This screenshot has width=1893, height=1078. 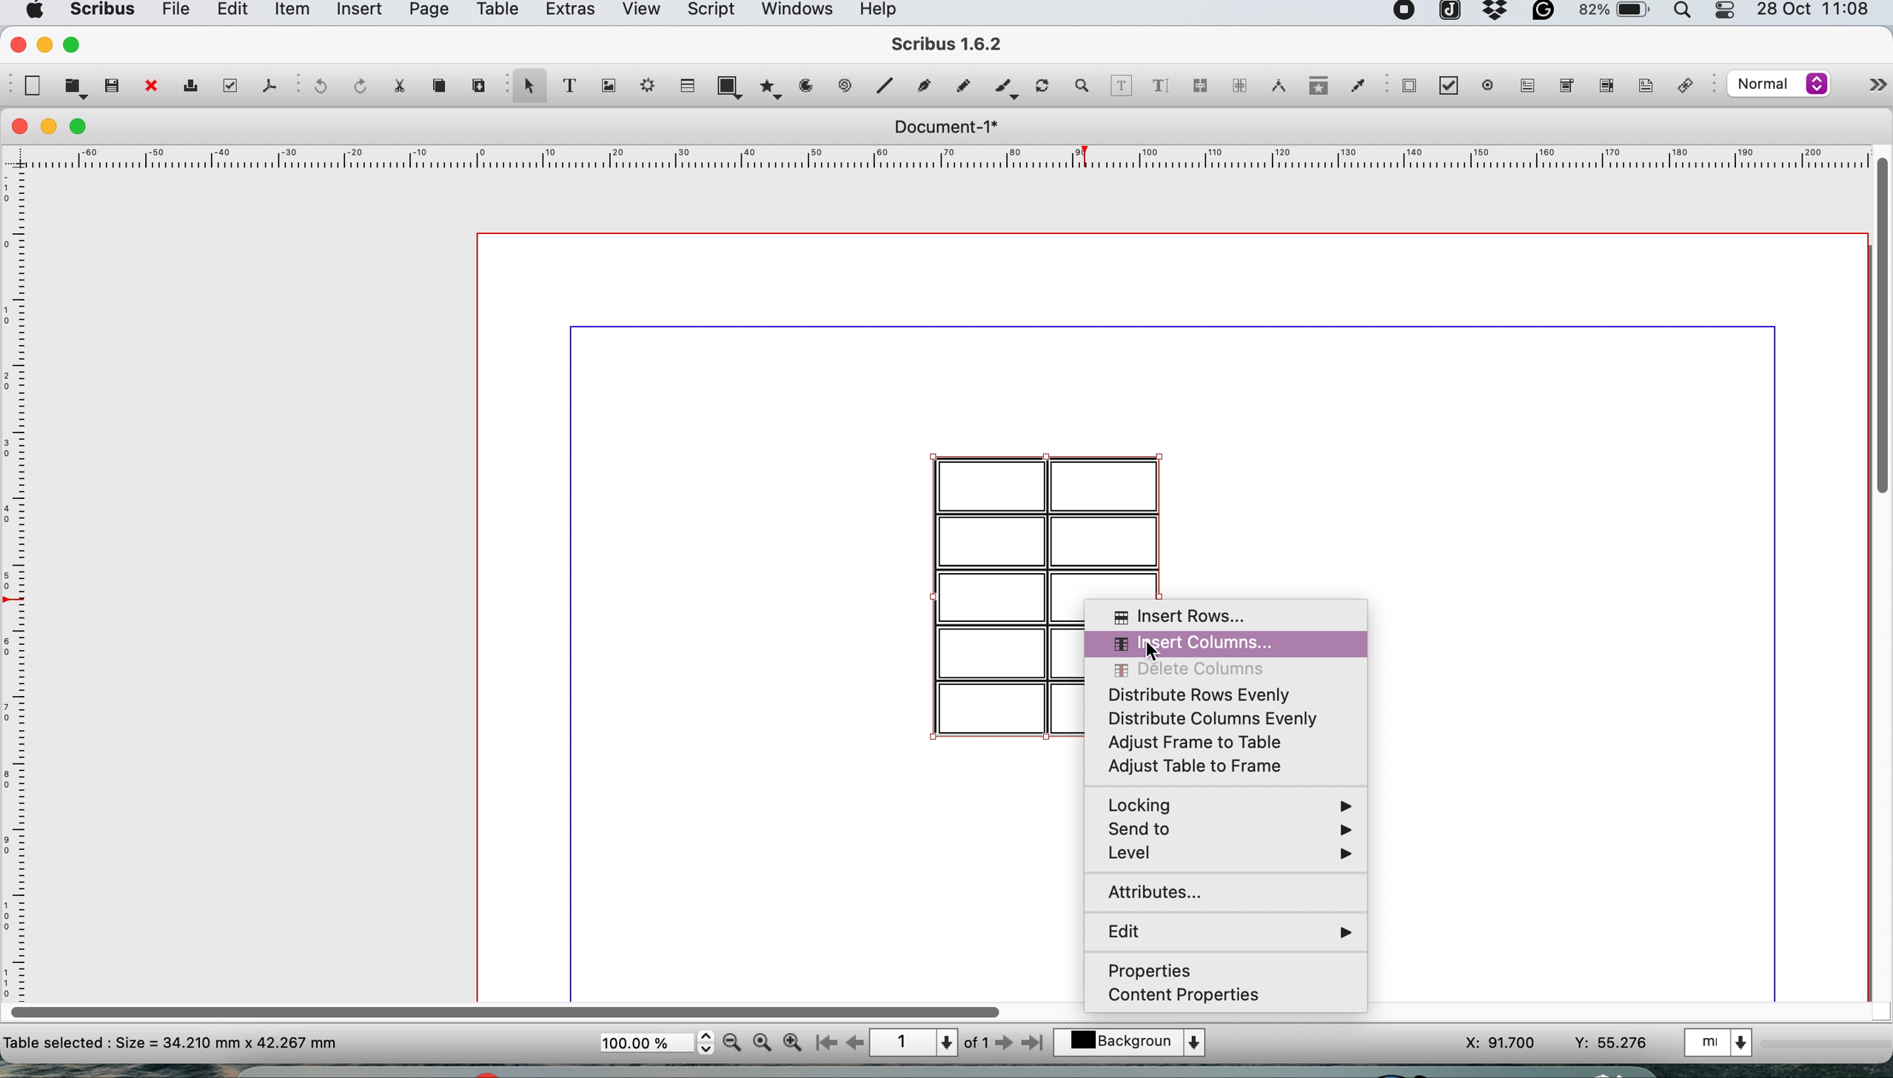 What do you see at coordinates (922, 89) in the screenshot?
I see `bezier curve` at bounding box center [922, 89].